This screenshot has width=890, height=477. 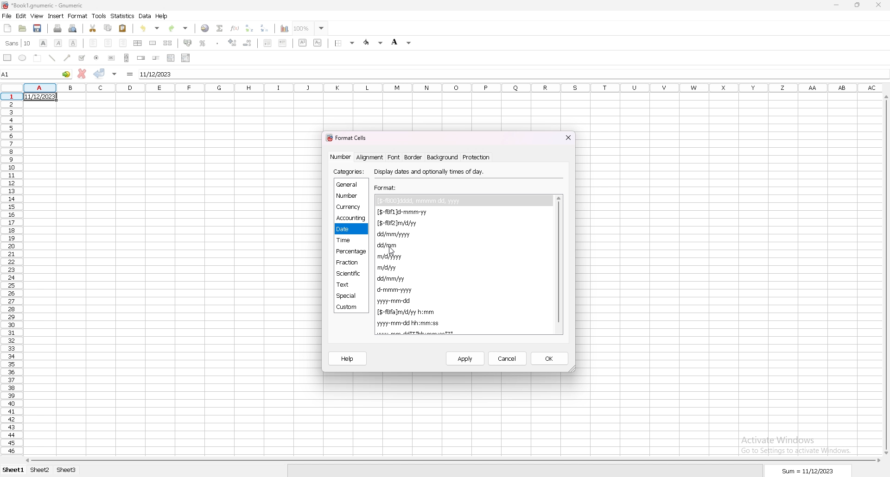 I want to click on line, so click(x=51, y=58).